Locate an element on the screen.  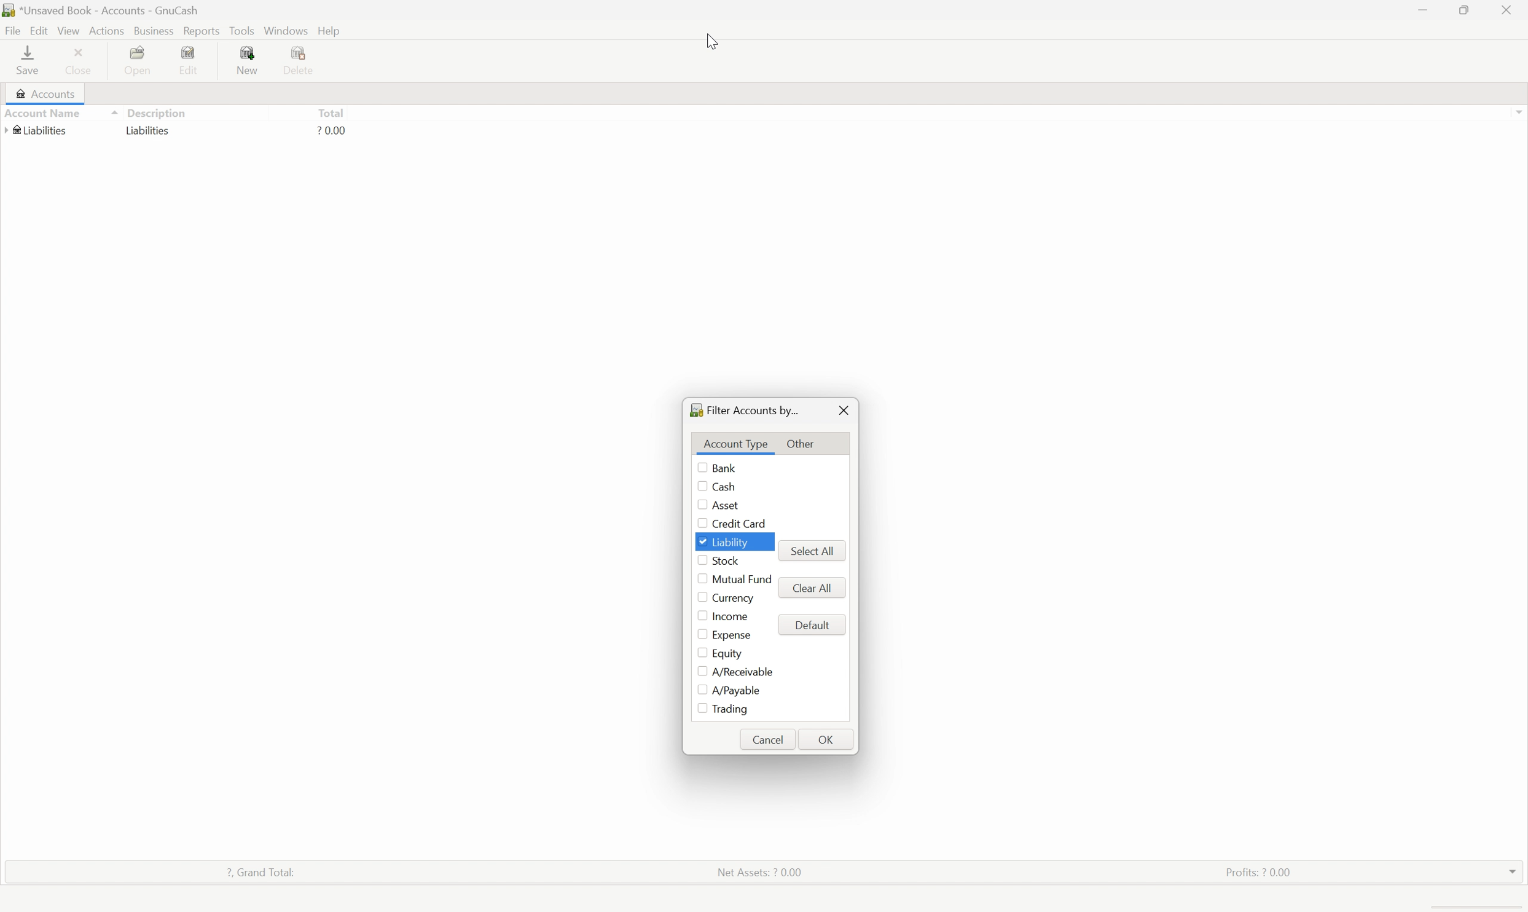
save is located at coordinates (29, 59).